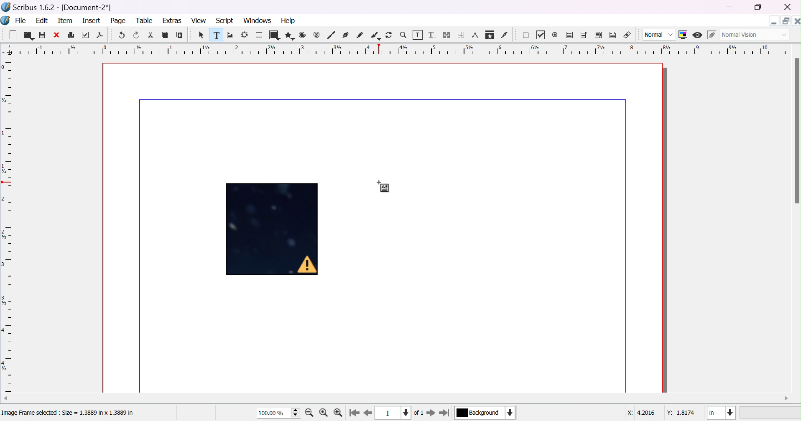 The height and width of the screenshot is (421, 801). What do you see at coordinates (584, 35) in the screenshot?
I see `PDF combo box` at bounding box center [584, 35].